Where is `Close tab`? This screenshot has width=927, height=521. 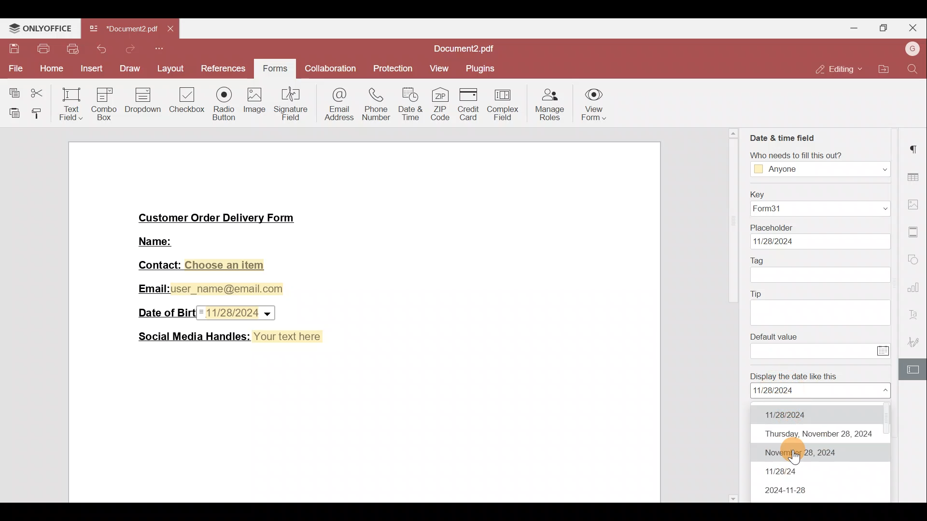 Close tab is located at coordinates (169, 29).